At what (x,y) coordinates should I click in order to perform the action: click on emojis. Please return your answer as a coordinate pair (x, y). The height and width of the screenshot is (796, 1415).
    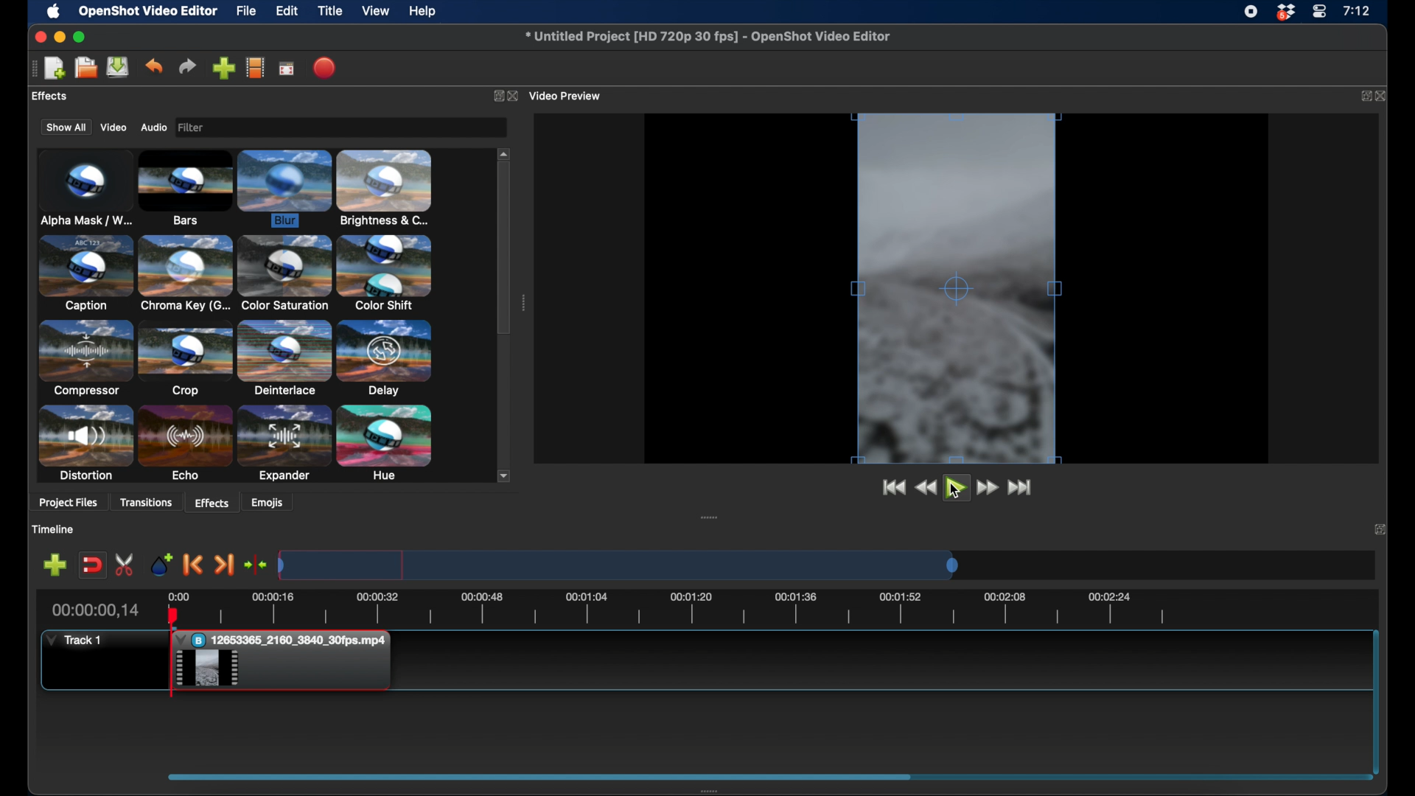
    Looking at the image, I should click on (268, 502).